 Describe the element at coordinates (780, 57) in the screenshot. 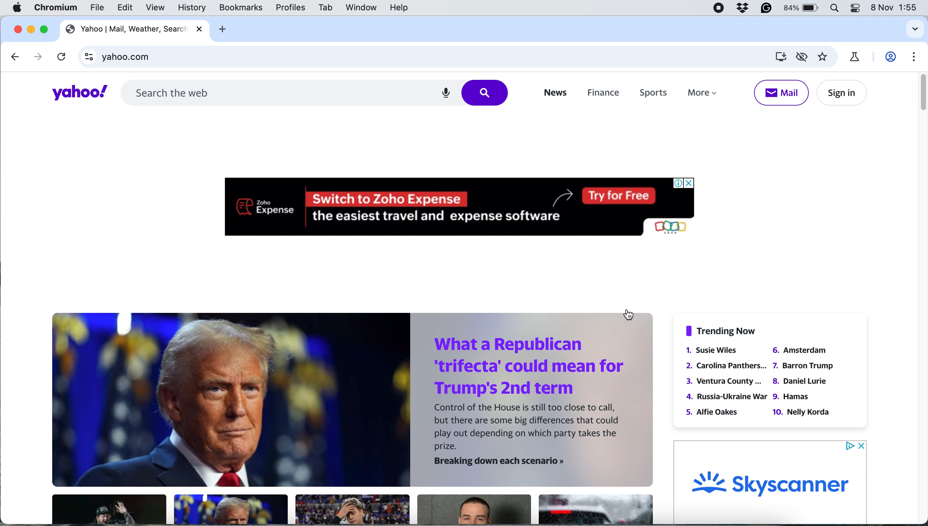

I see `install yahoo` at that location.